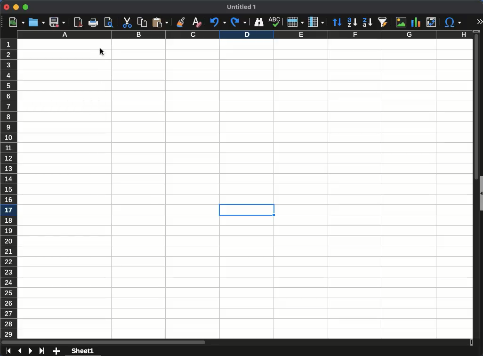  What do you see at coordinates (196, 21) in the screenshot?
I see `clear formatting` at bounding box center [196, 21].